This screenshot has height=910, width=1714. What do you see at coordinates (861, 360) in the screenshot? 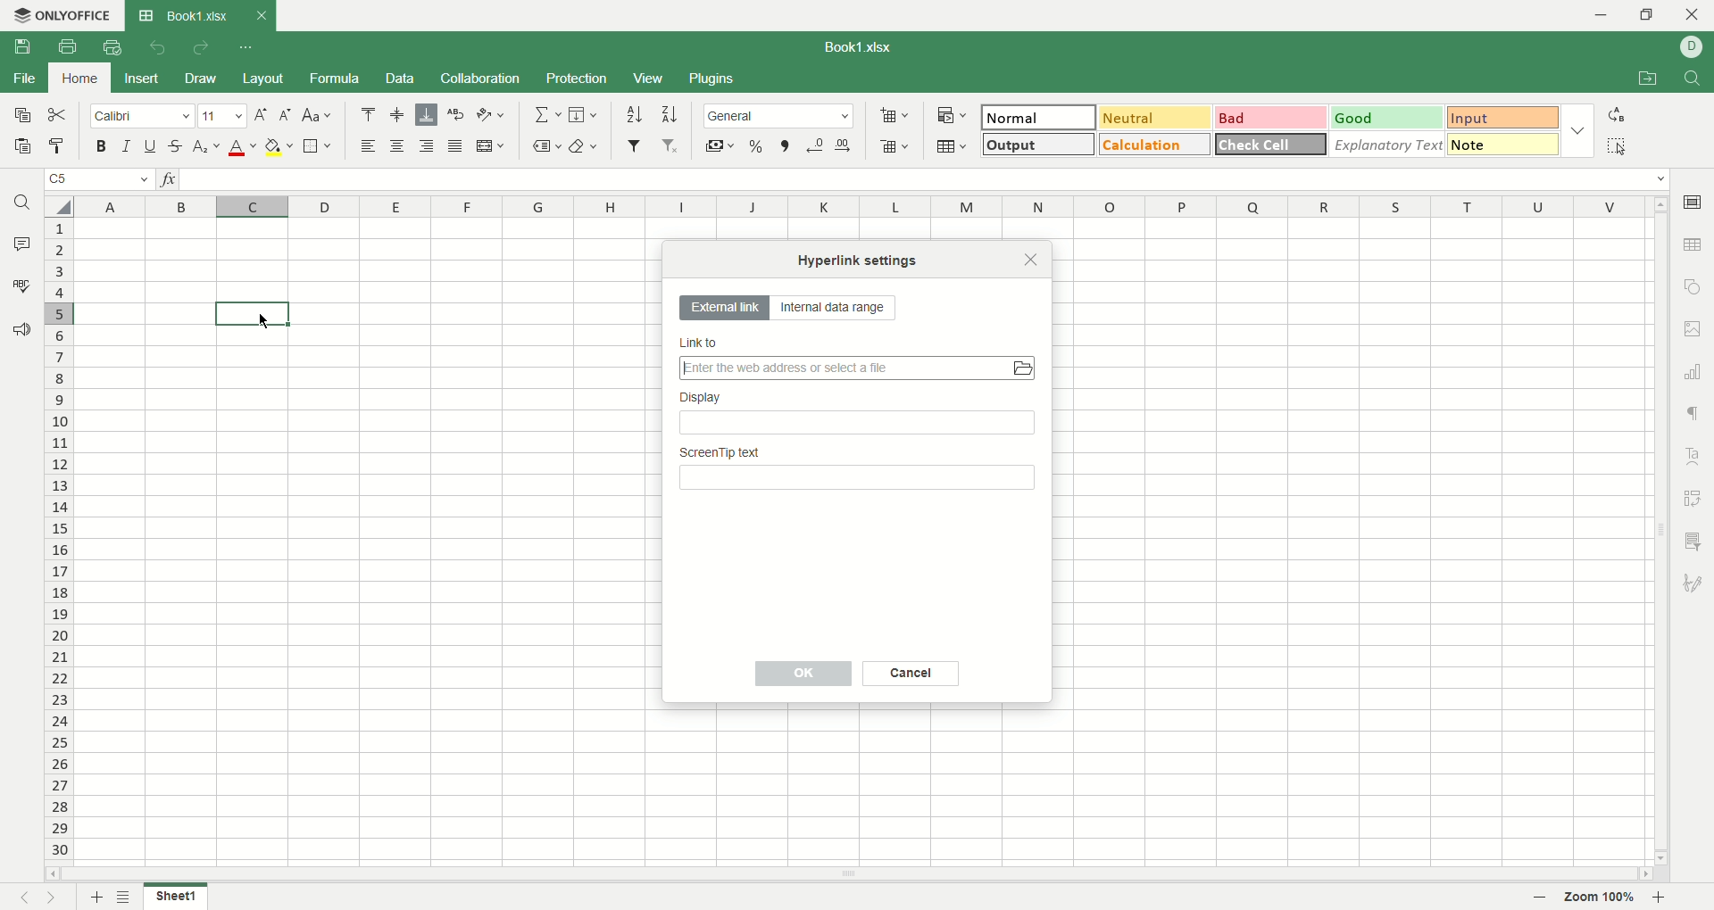
I see `link to` at bounding box center [861, 360].